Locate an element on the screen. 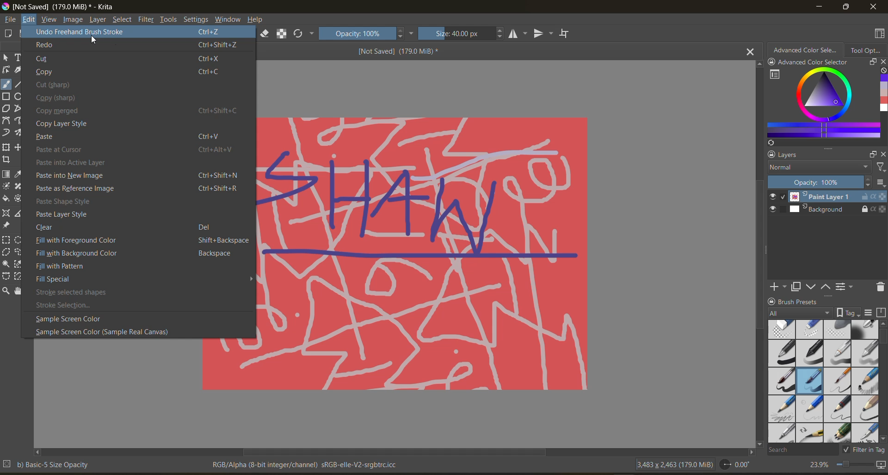  mask down is located at coordinates (813, 287).